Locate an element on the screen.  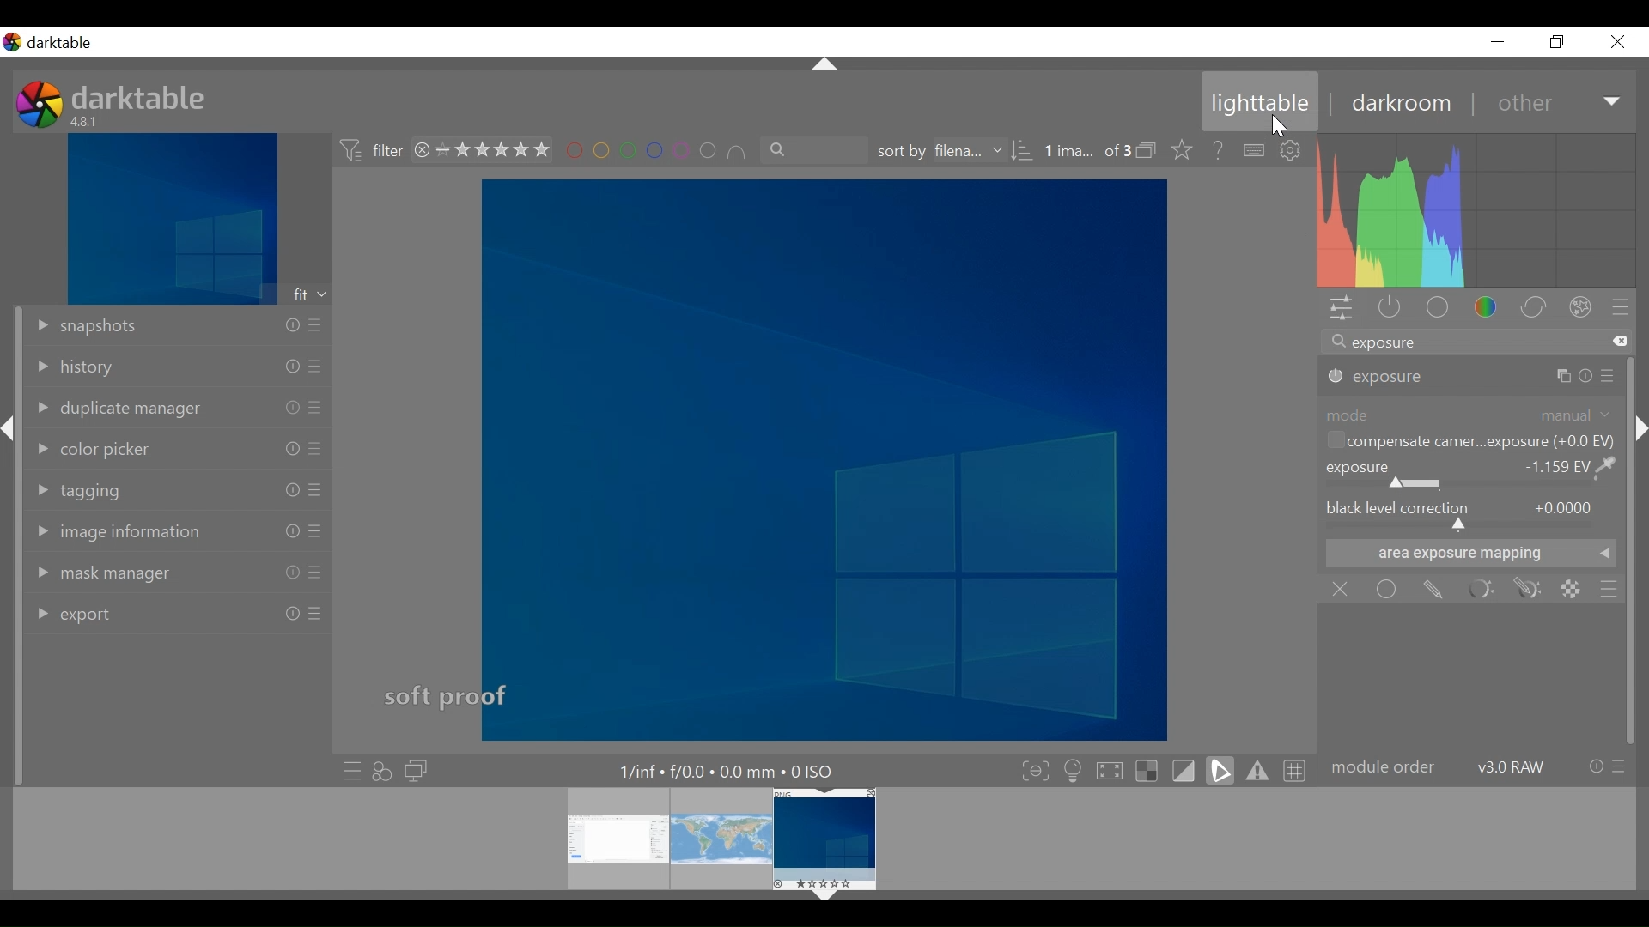
histogram is located at coordinates (1478, 210).